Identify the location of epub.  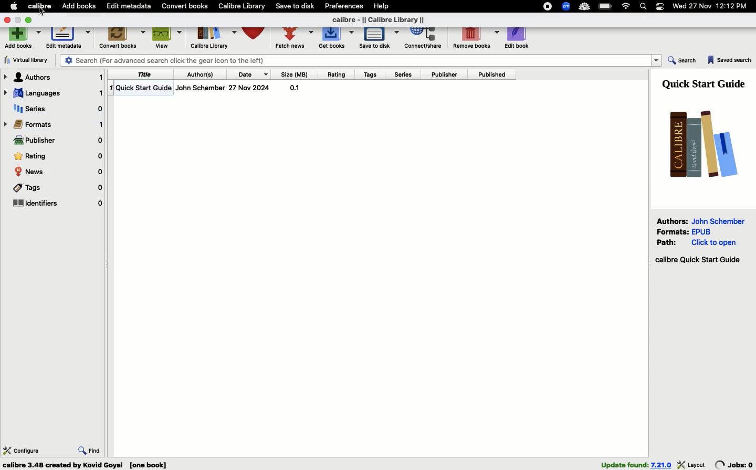
(701, 231).